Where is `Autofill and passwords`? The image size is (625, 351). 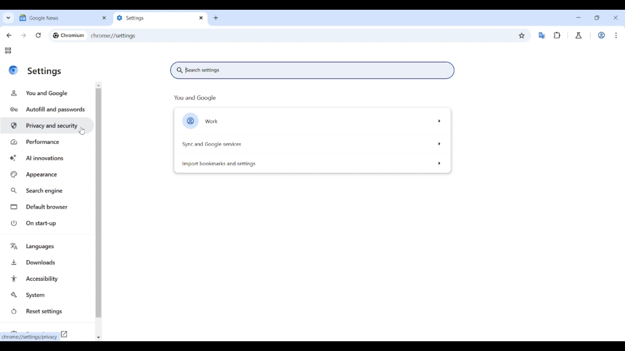
Autofill and passwords is located at coordinates (48, 110).